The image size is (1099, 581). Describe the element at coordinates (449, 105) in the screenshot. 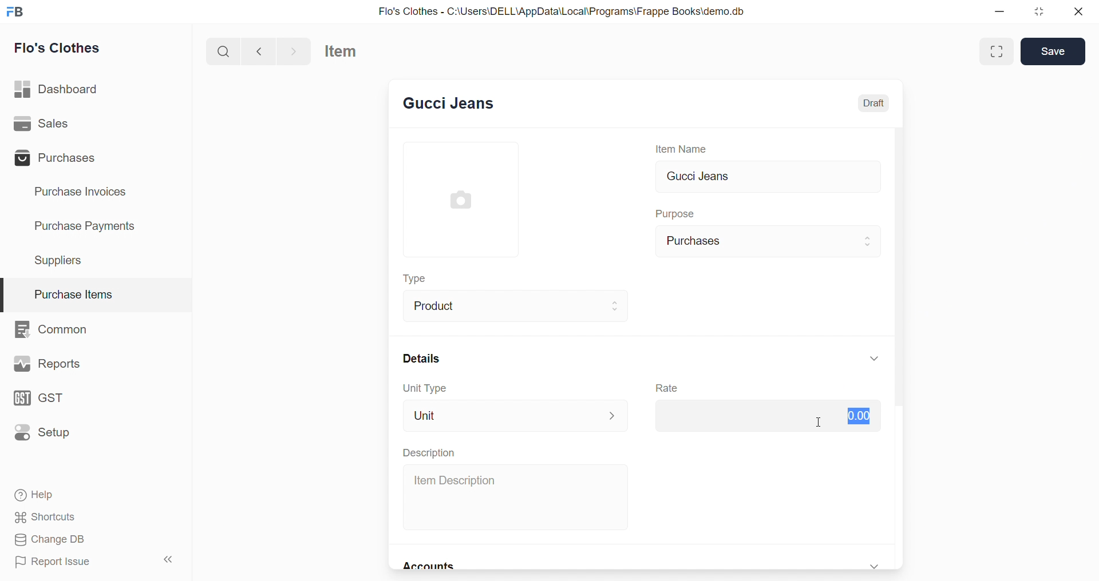

I see `New Entry` at that location.